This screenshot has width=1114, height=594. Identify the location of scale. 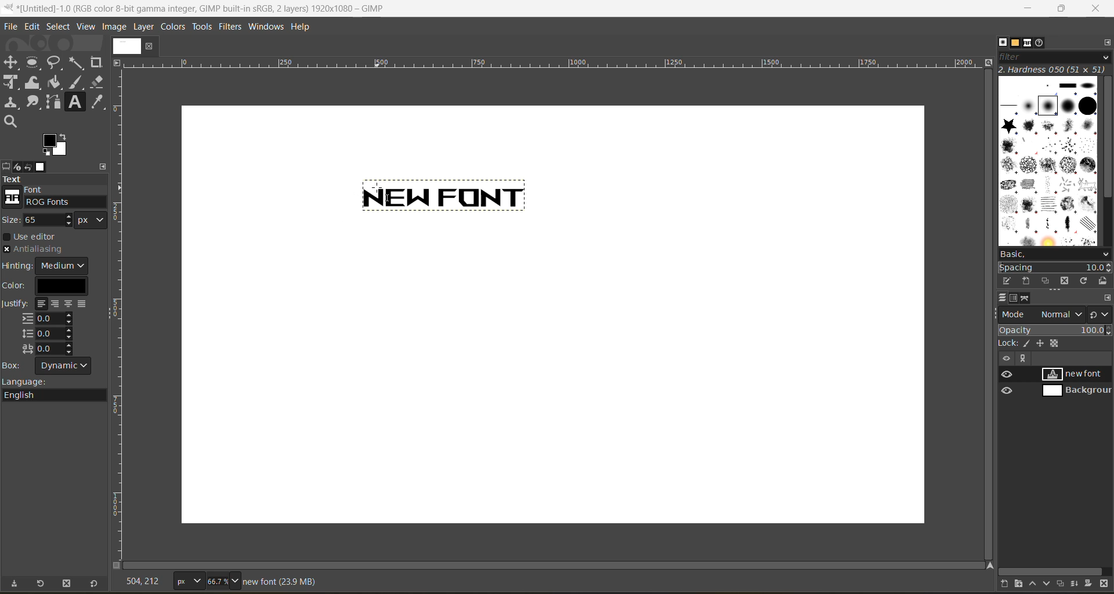
(120, 280).